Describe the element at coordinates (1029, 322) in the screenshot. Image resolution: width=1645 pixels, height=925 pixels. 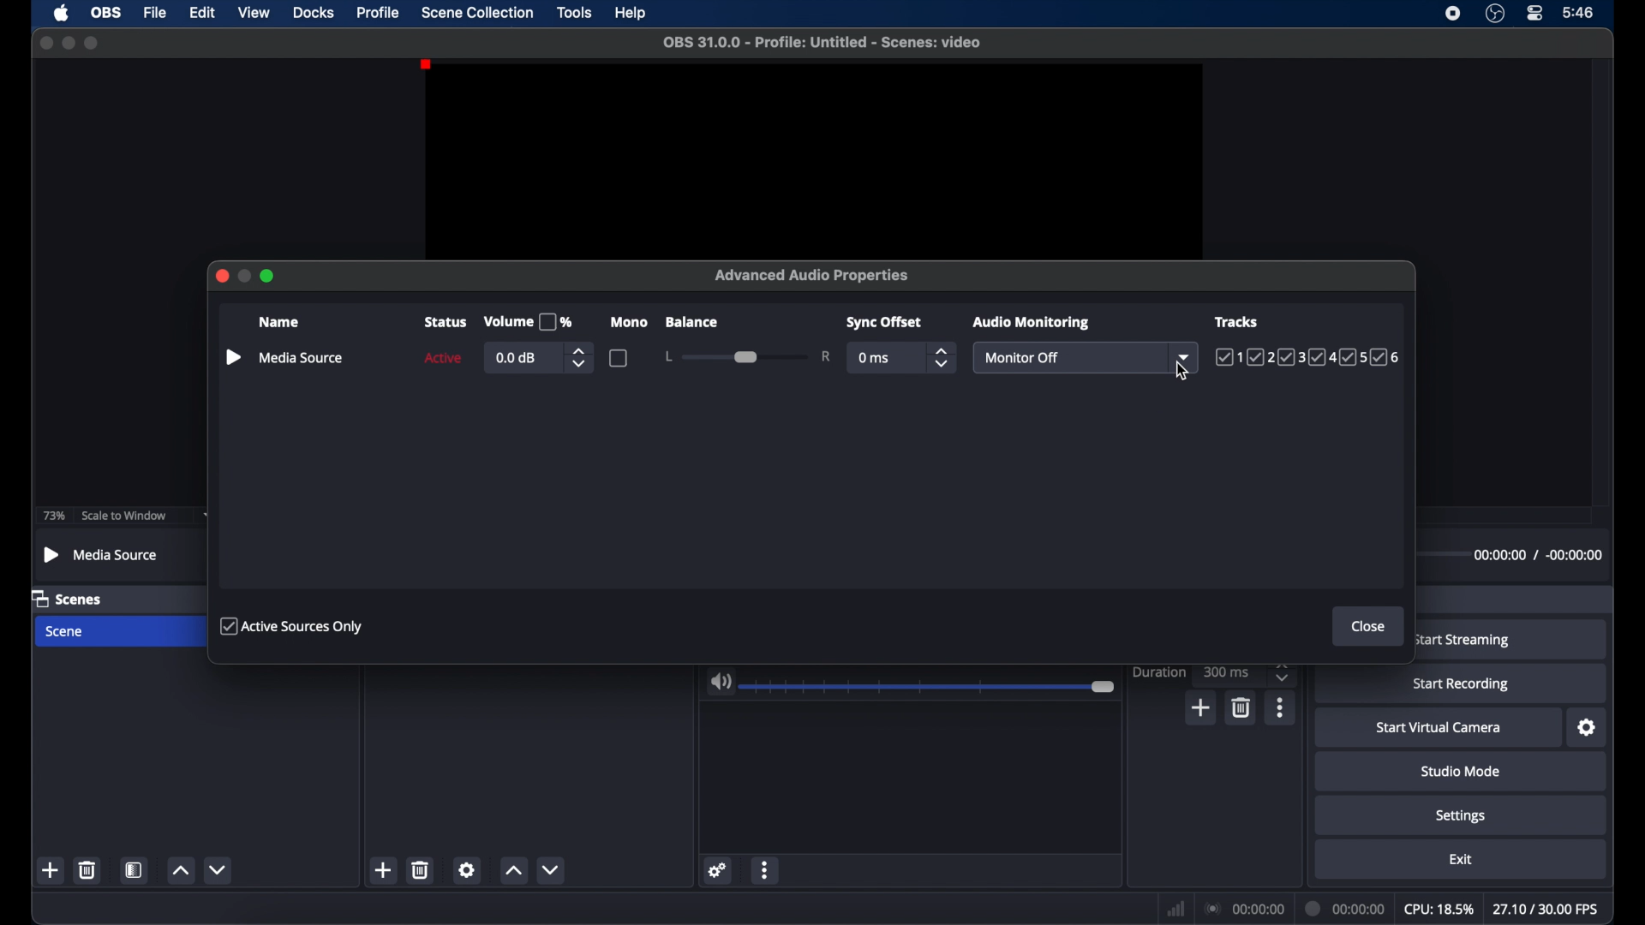
I see `audio monitoring` at that location.